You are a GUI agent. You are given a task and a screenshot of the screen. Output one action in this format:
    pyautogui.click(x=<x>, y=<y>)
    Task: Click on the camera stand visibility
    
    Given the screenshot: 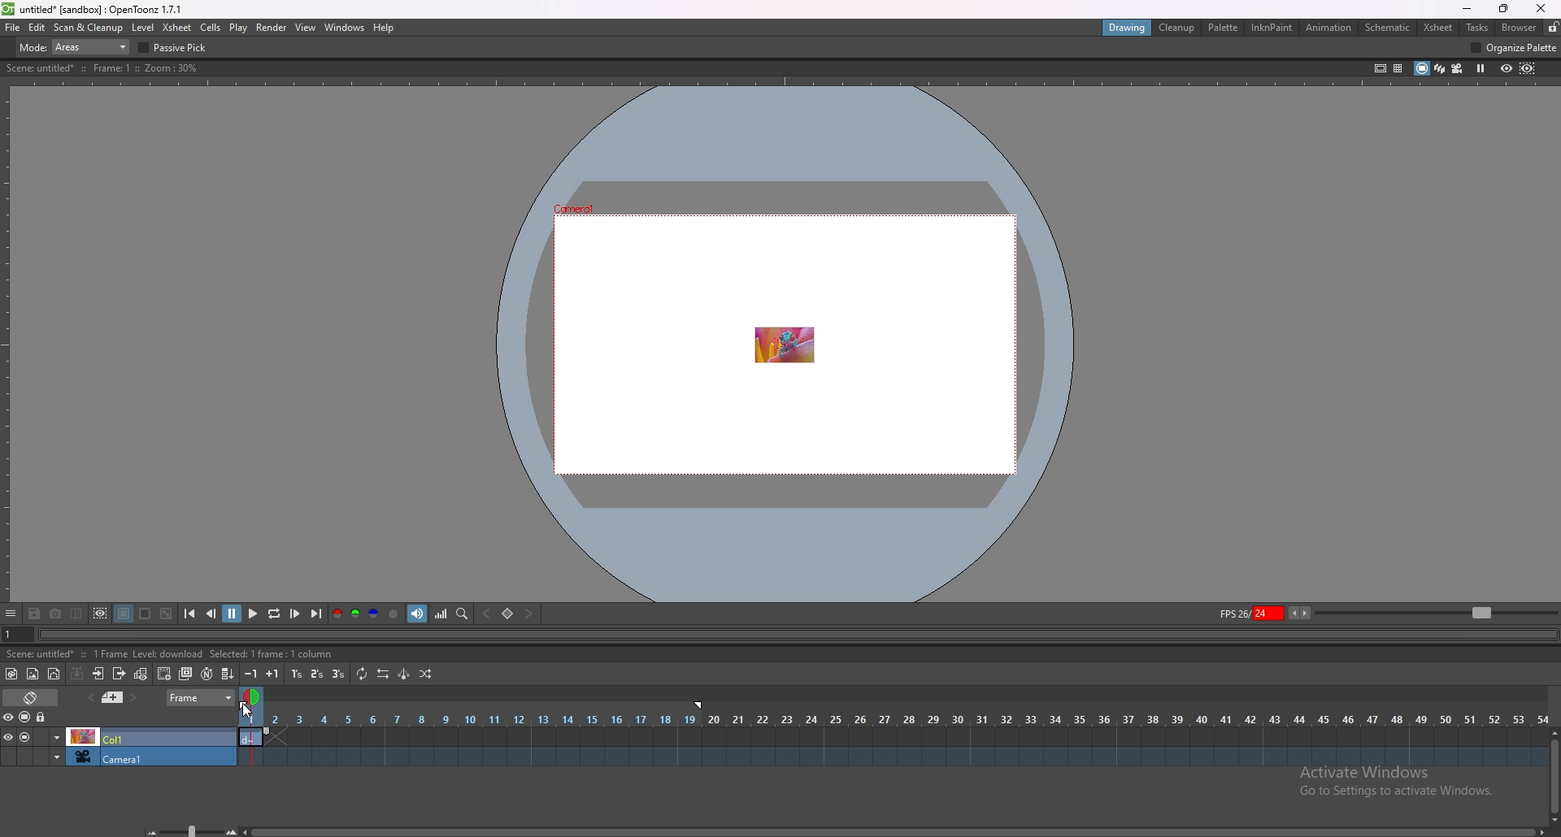 What is the action you would take?
    pyautogui.click(x=26, y=718)
    